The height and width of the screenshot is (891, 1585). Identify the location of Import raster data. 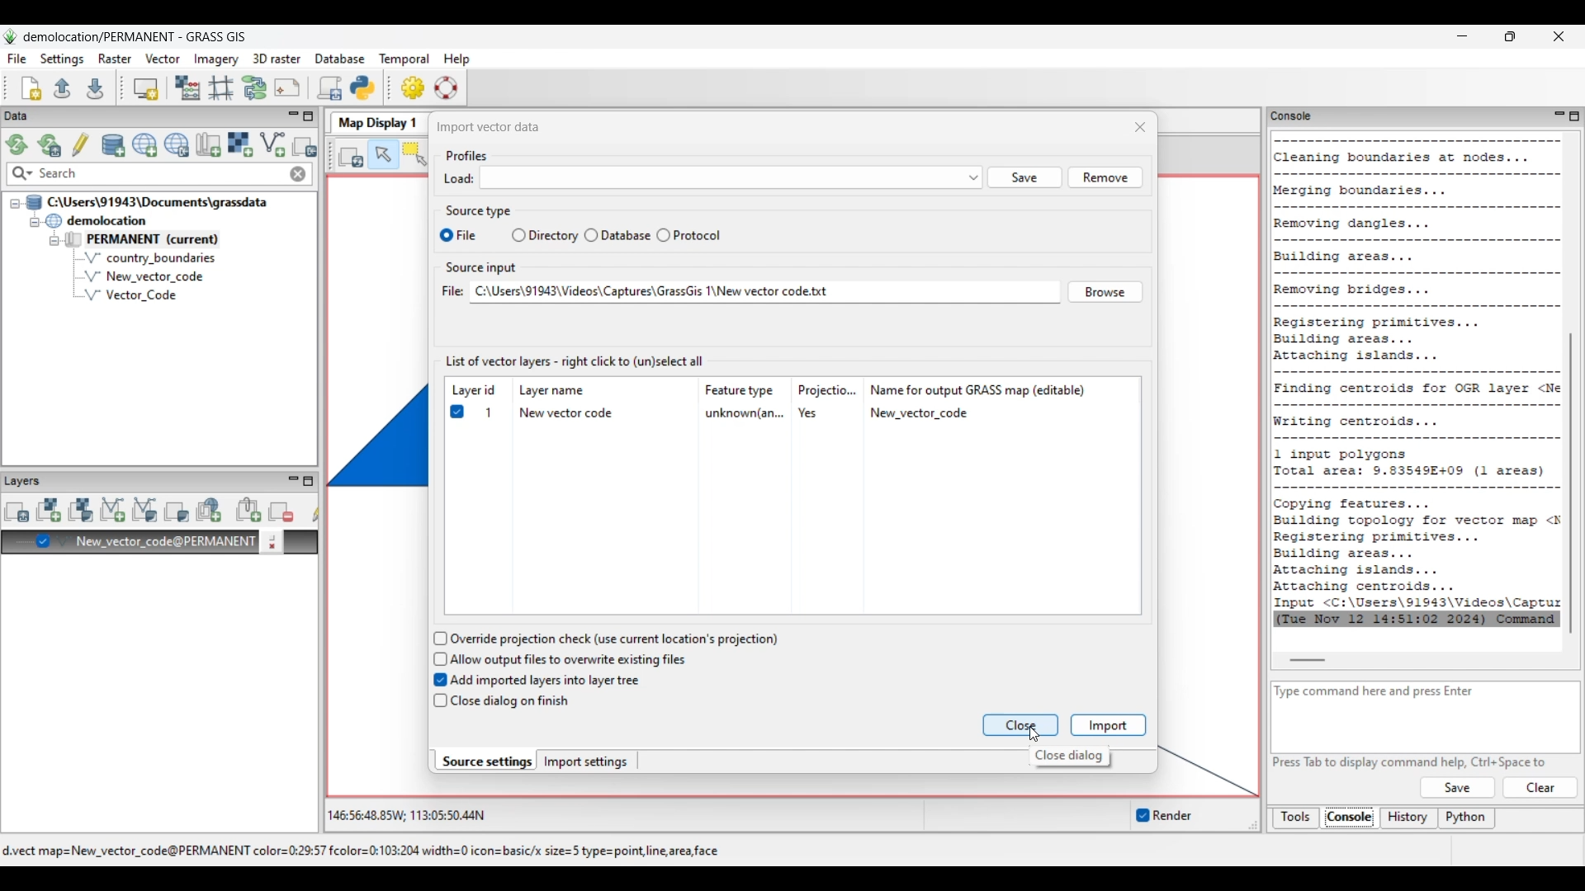
(239, 144).